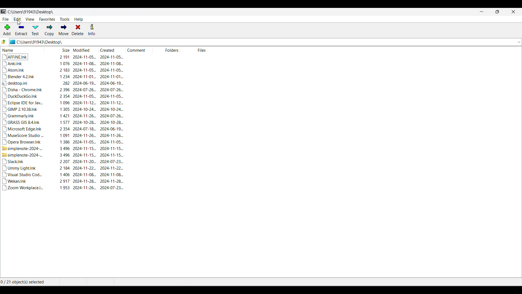 This screenshot has width=522, height=294. I want to click on Number of objects selected out of the total number of objects in the folder, so click(29, 282).